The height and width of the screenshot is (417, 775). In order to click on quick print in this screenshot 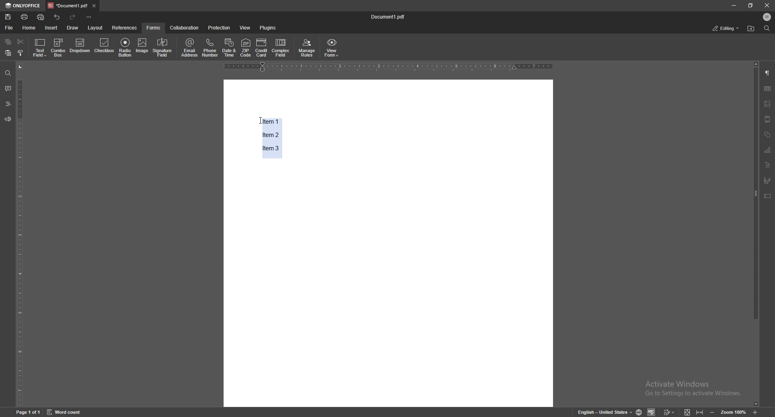, I will do `click(41, 17)`.